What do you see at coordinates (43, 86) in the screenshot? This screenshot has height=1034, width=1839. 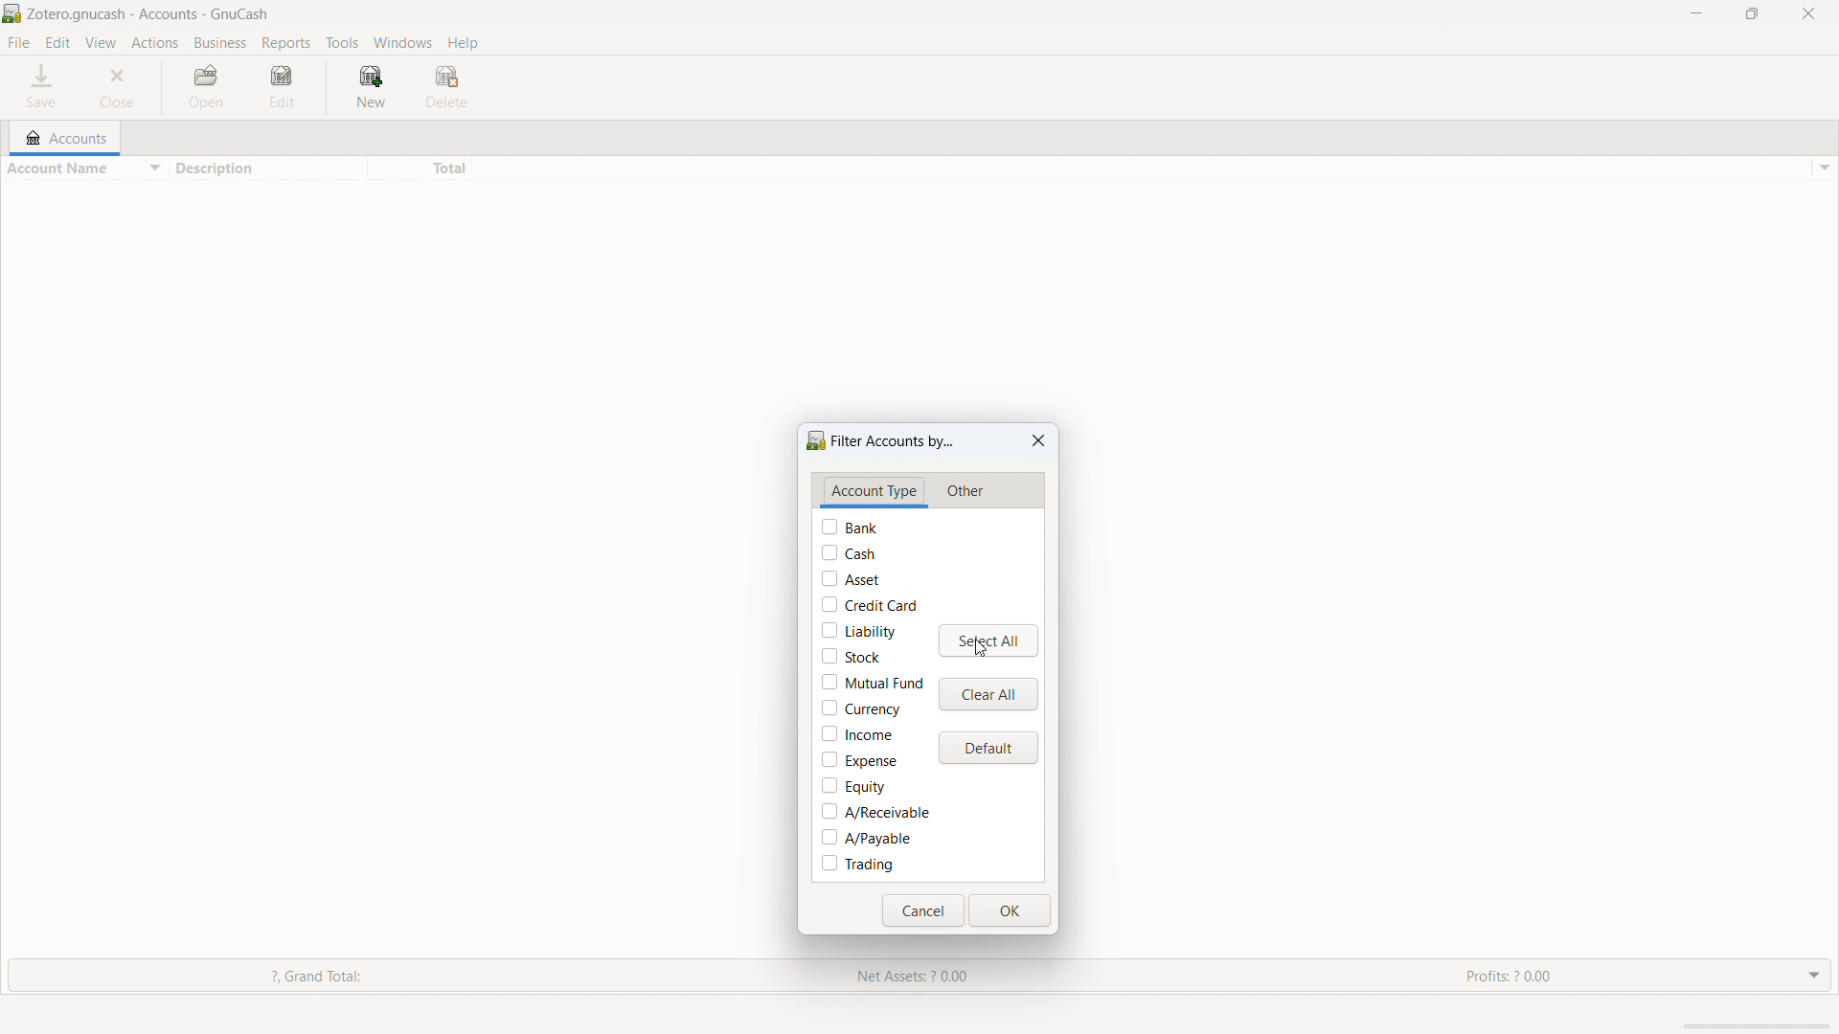 I see `save` at bounding box center [43, 86].